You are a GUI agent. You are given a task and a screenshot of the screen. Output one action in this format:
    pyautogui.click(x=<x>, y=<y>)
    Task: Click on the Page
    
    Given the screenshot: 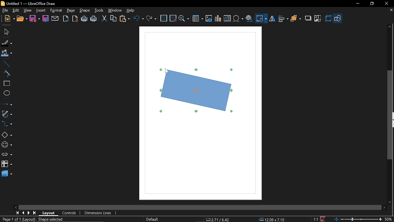 What is the action you would take?
    pyautogui.click(x=71, y=10)
    